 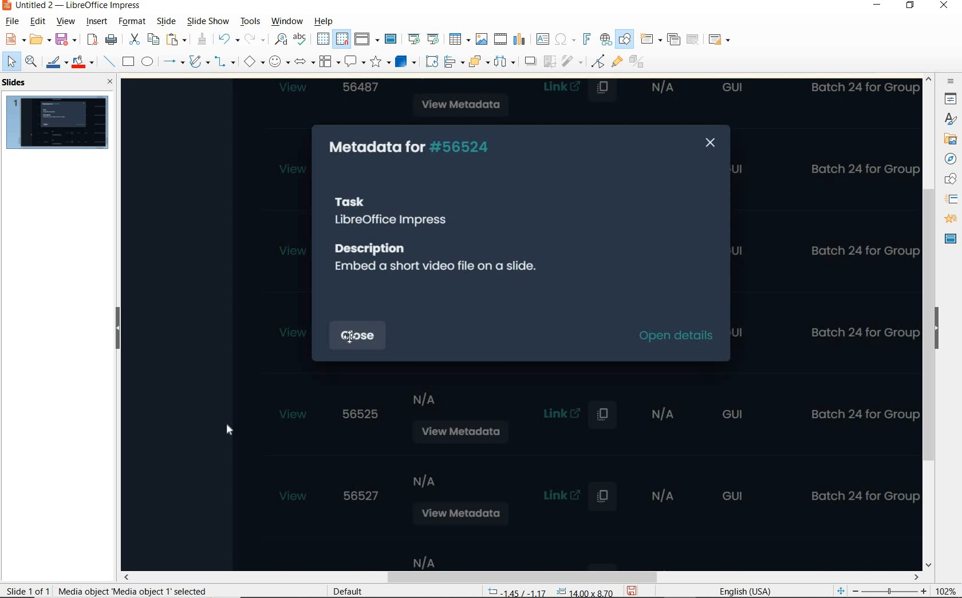 I want to click on FILE, so click(x=10, y=22).